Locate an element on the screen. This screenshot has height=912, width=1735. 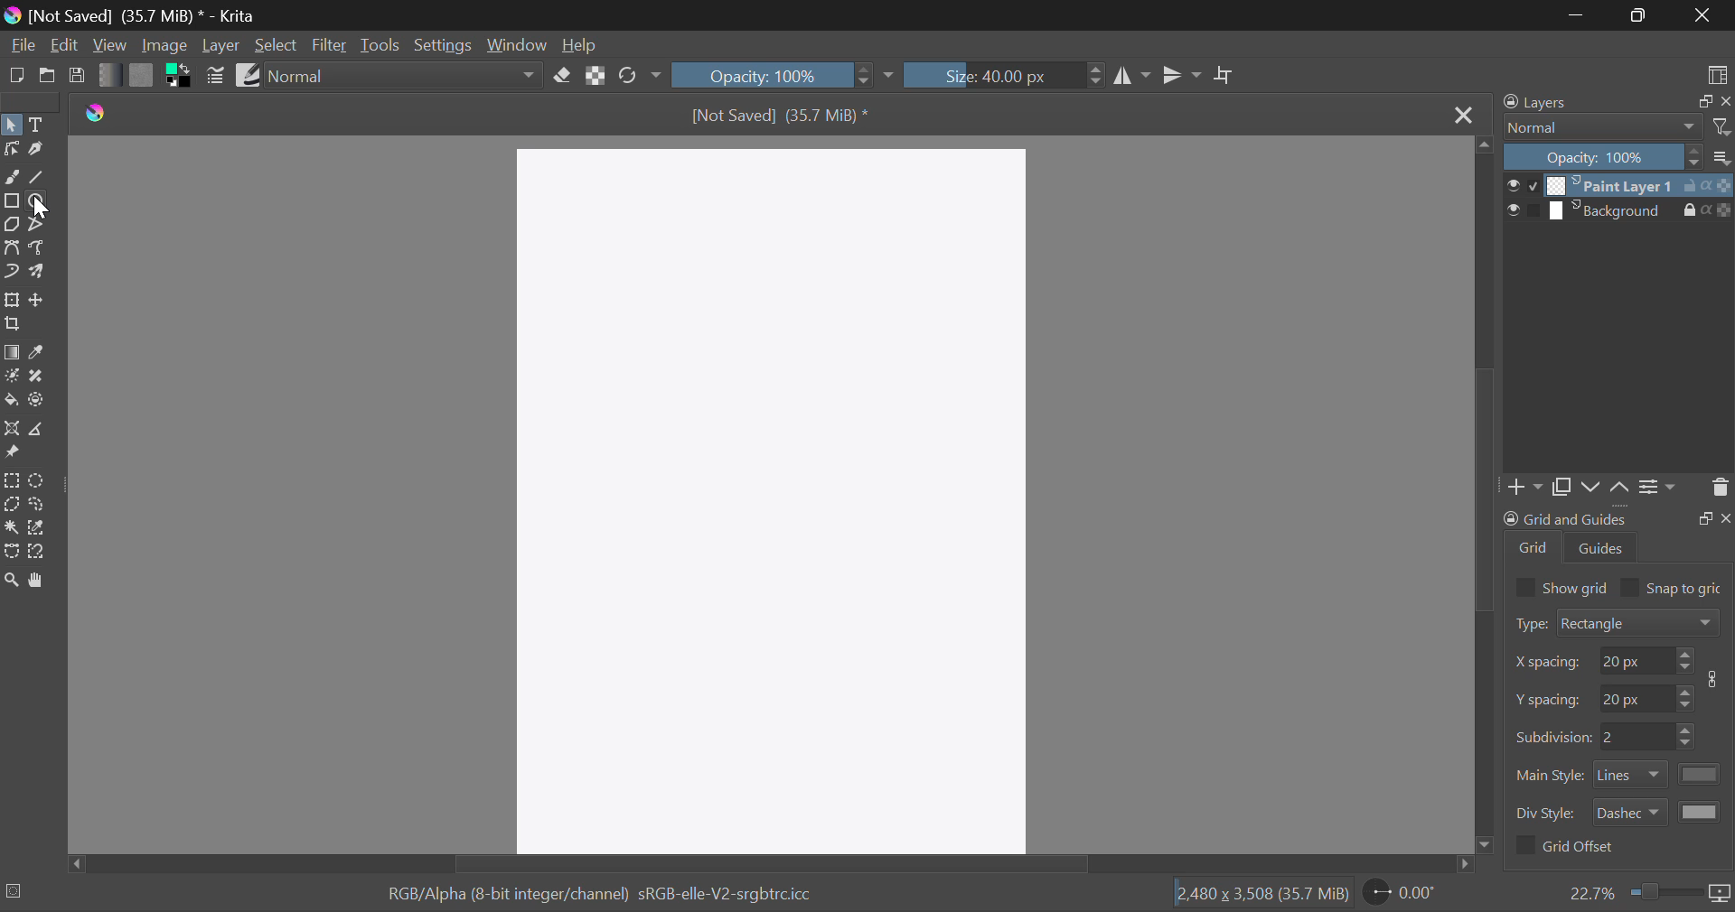
Brush Presets is located at coordinates (249, 74).